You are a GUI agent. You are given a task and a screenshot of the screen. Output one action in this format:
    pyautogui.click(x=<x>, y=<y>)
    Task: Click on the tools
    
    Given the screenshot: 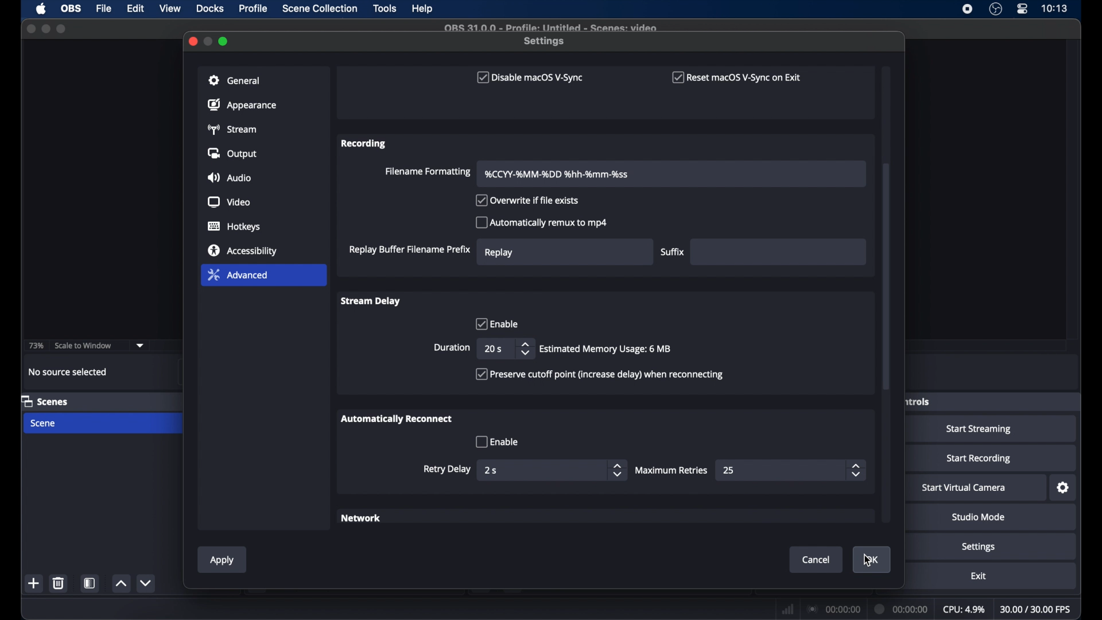 What is the action you would take?
    pyautogui.click(x=385, y=9)
    